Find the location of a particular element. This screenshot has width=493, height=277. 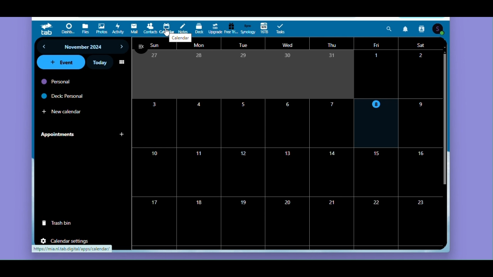

Trash Bin is located at coordinates (60, 224).